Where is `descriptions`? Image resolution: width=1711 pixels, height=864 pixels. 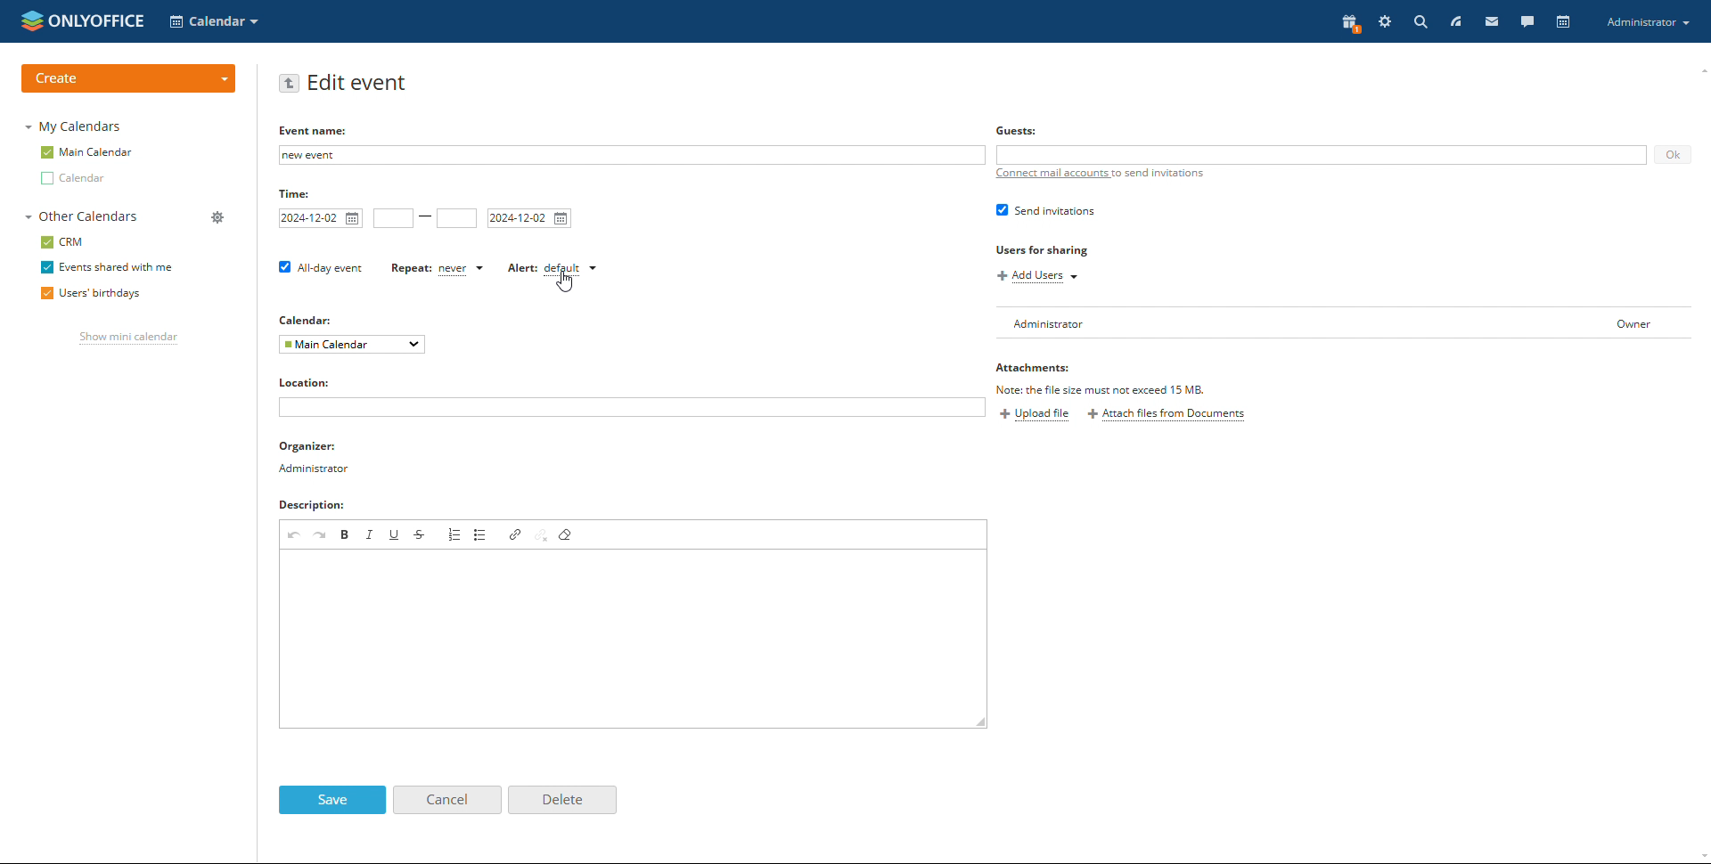
descriptions is located at coordinates (320, 508).